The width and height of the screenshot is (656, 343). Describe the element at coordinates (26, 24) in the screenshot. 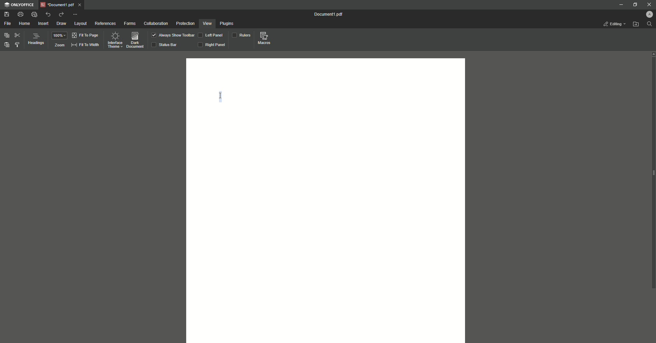

I see `Home` at that location.